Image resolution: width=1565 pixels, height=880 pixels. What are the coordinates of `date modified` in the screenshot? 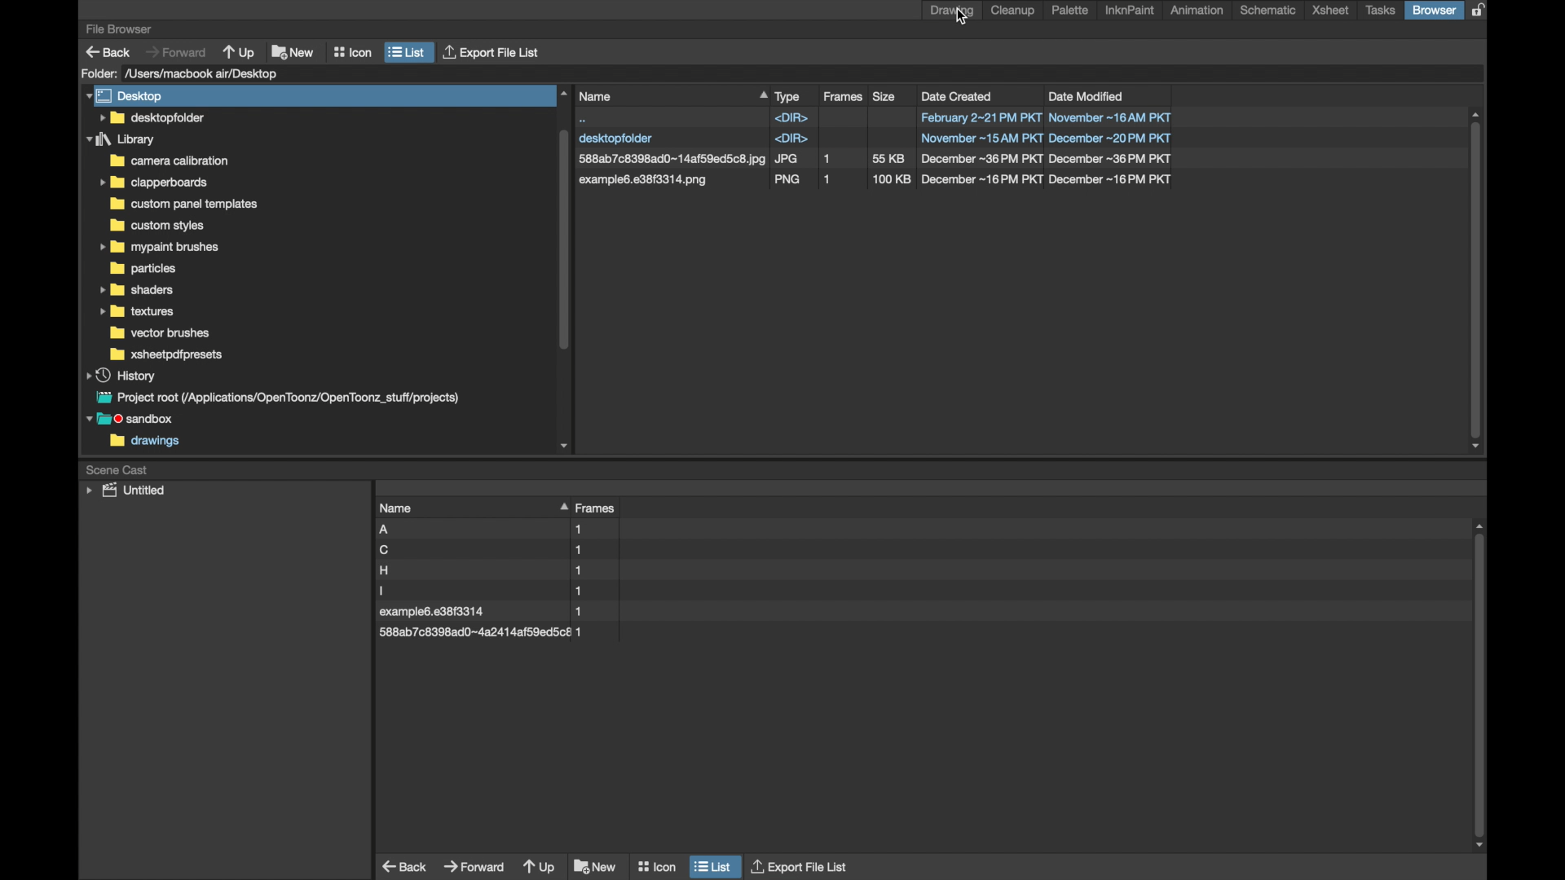 It's located at (1087, 95).